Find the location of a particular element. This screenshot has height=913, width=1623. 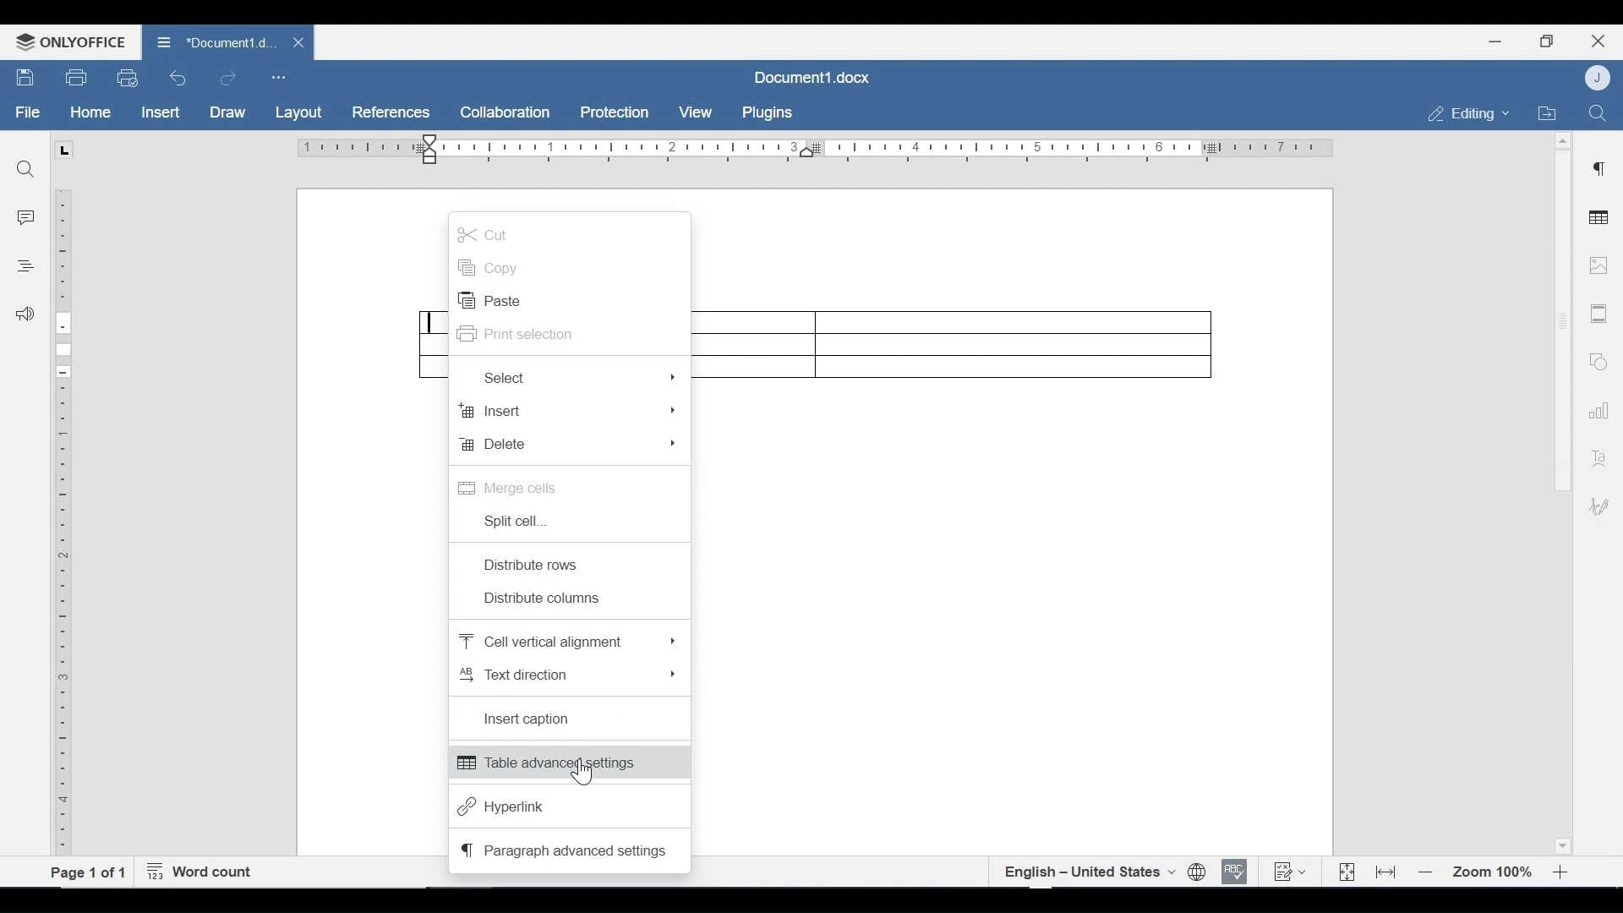

Layout is located at coordinates (298, 113).